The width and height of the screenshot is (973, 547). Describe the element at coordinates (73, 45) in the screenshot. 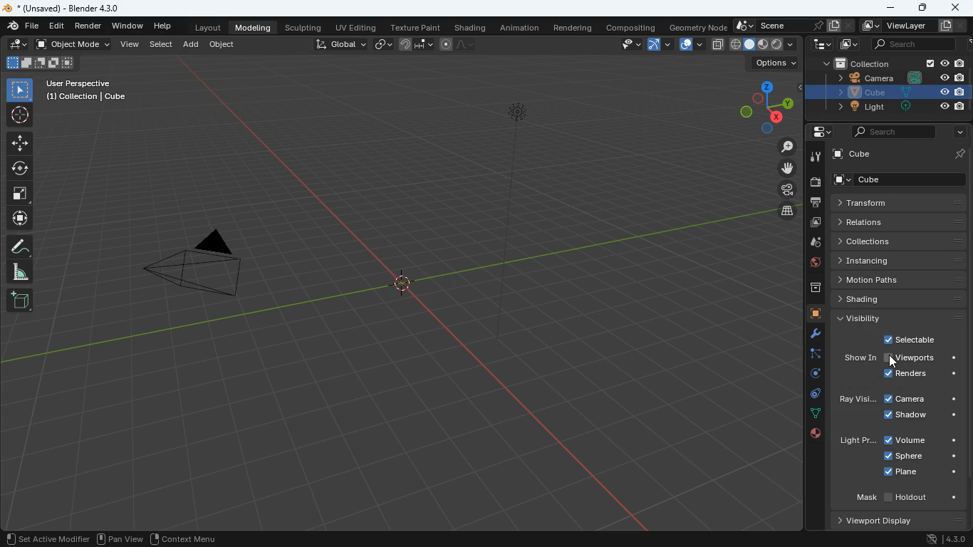

I see `object mode` at that location.